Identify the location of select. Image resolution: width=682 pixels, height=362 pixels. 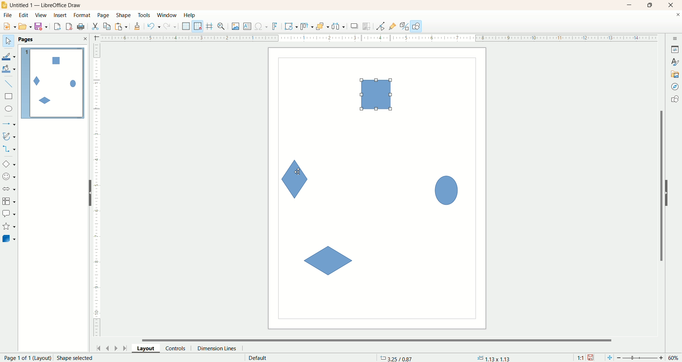
(8, 41).